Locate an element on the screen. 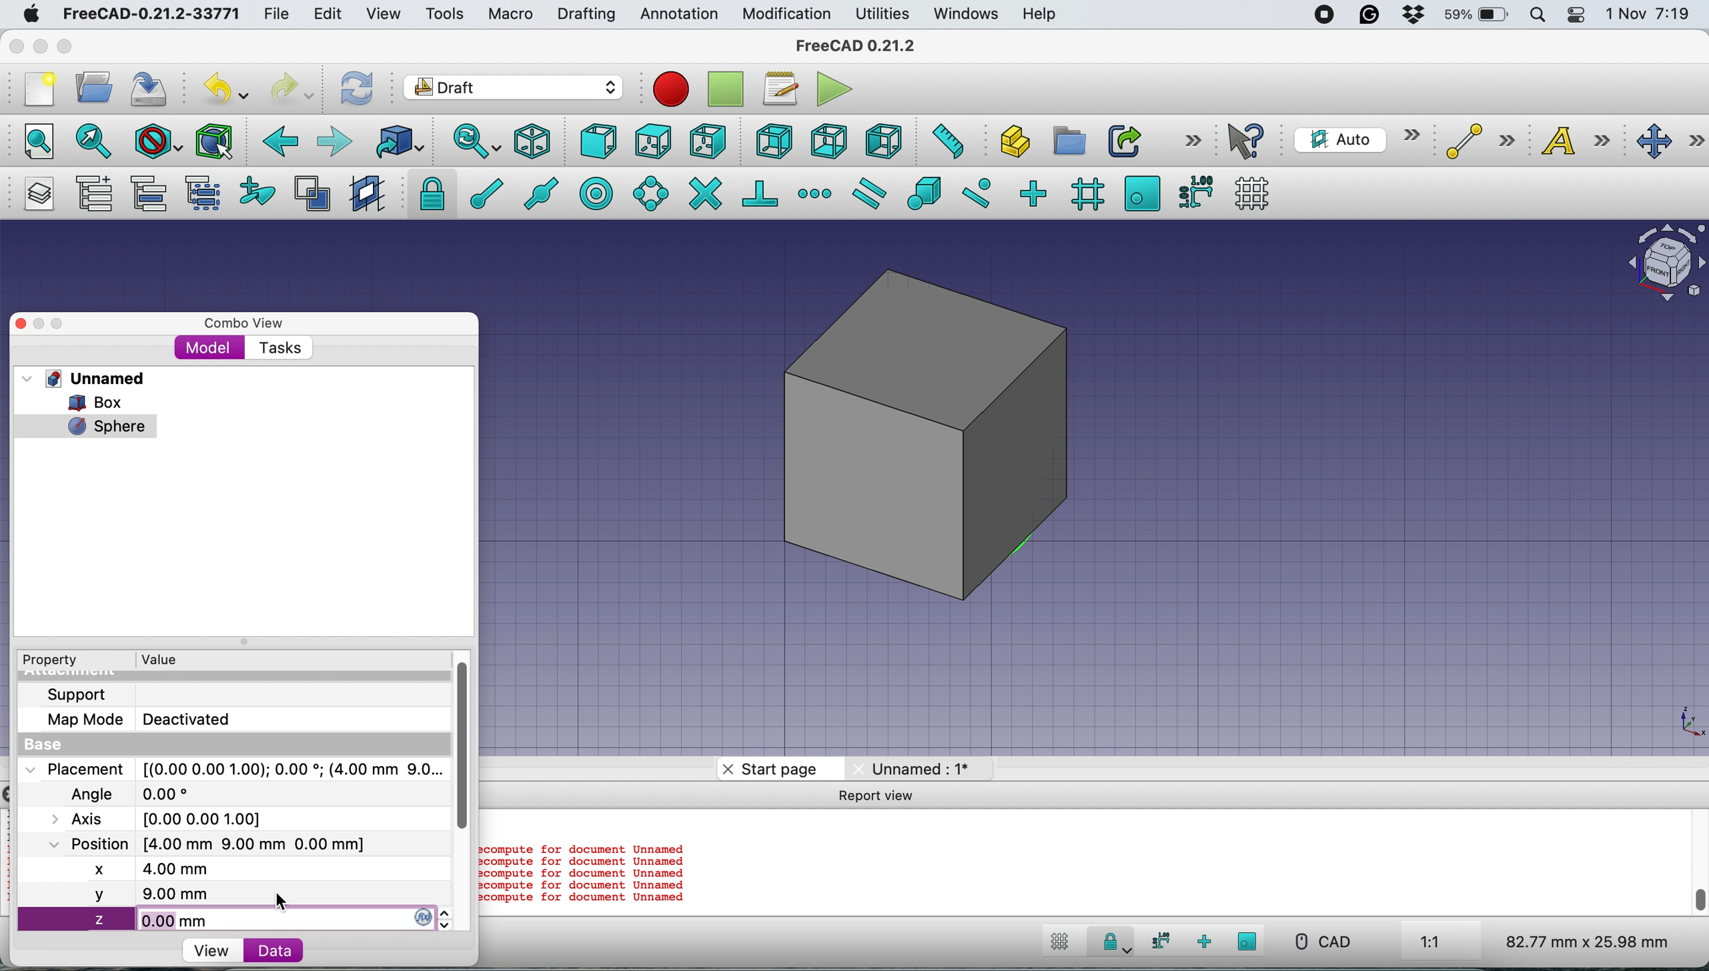 The width and height of the screenshot is (1709, 971). snap ortho is located at coordinates (1032, 193).